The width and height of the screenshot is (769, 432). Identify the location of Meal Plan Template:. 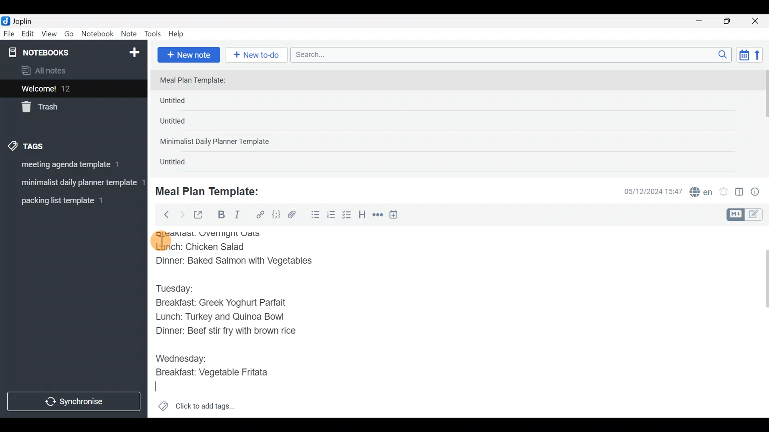
(197, 81).